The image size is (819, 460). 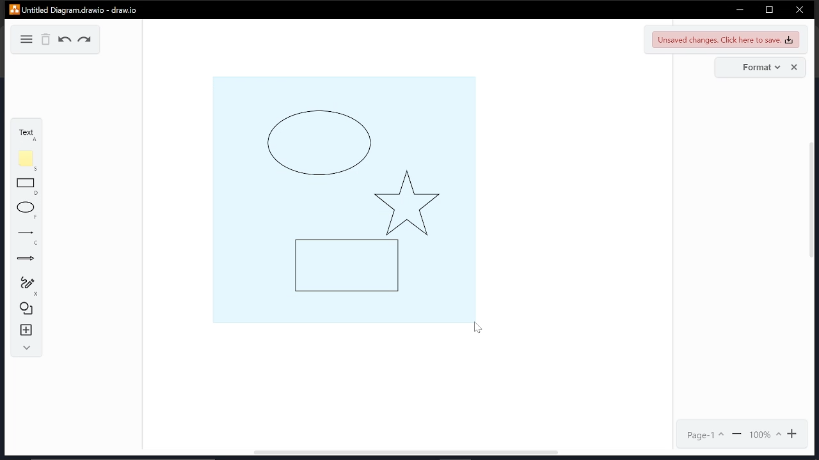 What do you see at coordinates (342, 197) in the screenshot?
I see `selected diagrams` at bounding box center [342, 197].